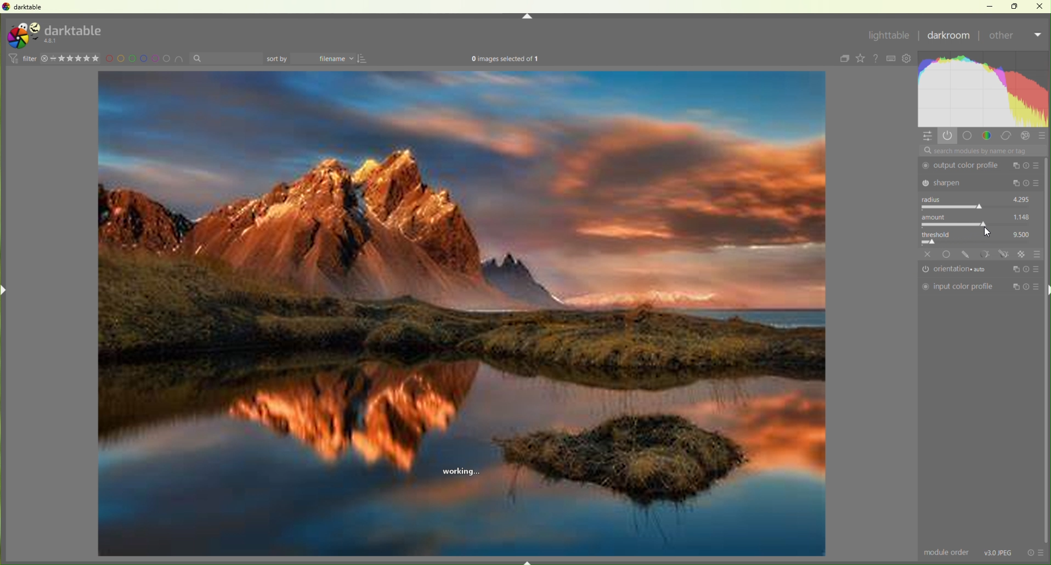 The height and width of the screenshot is (565, 1051). What do you see at coordinates (1014, 37) in the screenshot?
I see `Other` at bounding box center [1014, 37].